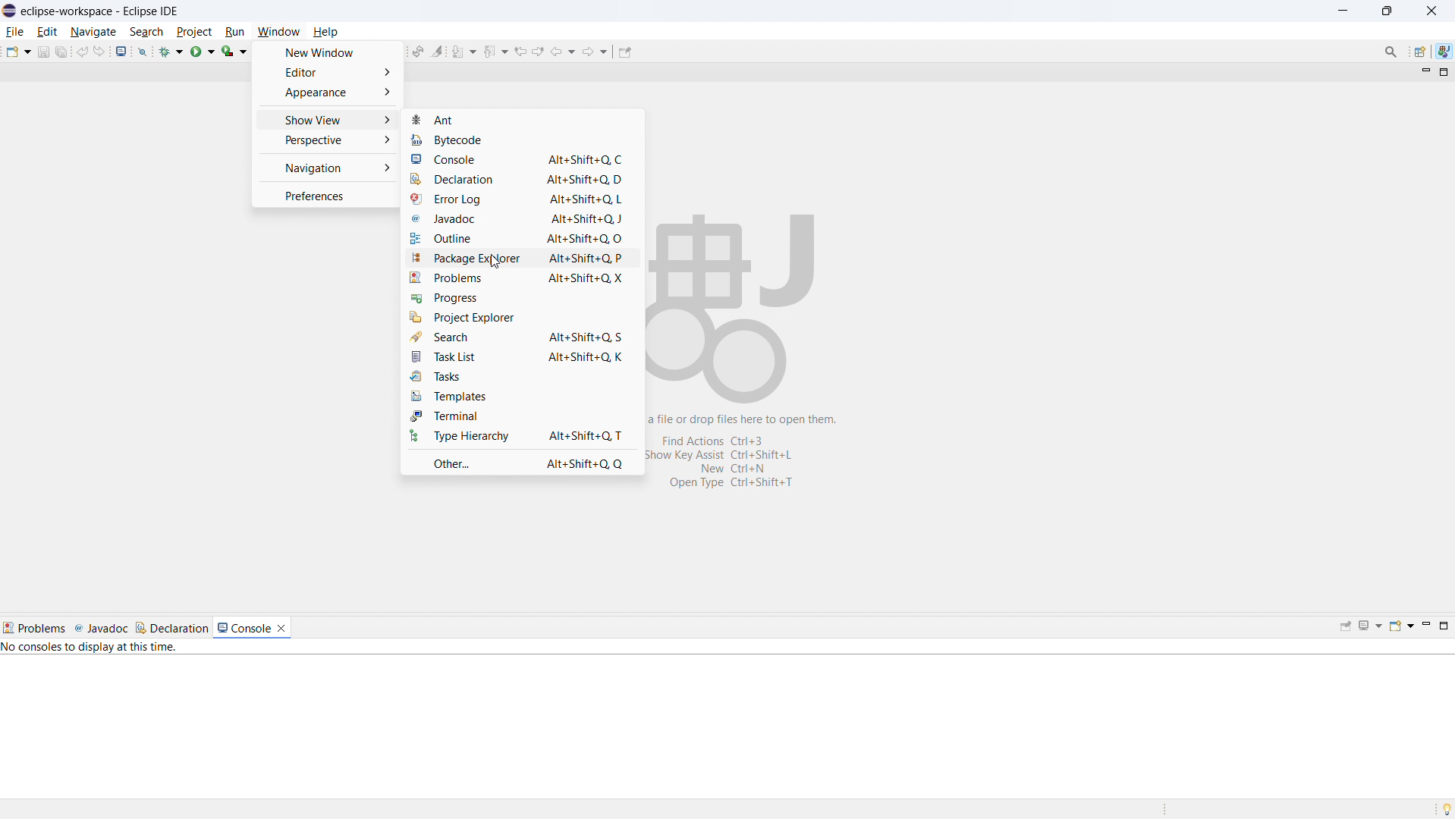  Describe the element at coordinates (143, 51) in the screenshot. I see `skip all breakpoints` at that location.